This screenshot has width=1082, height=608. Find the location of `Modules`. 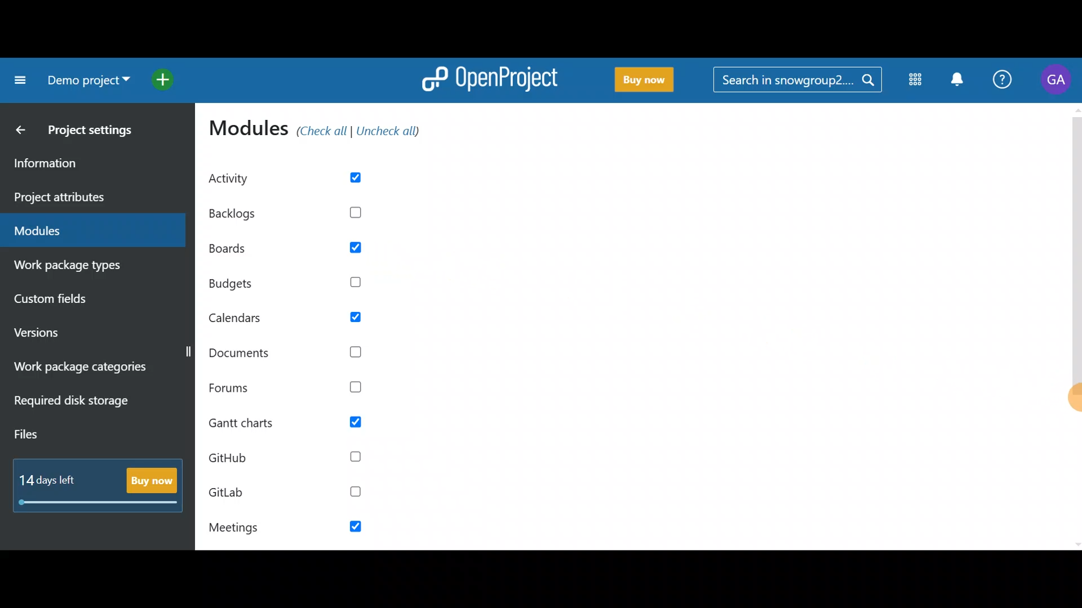

Modules is located at coordinates (917, 80).